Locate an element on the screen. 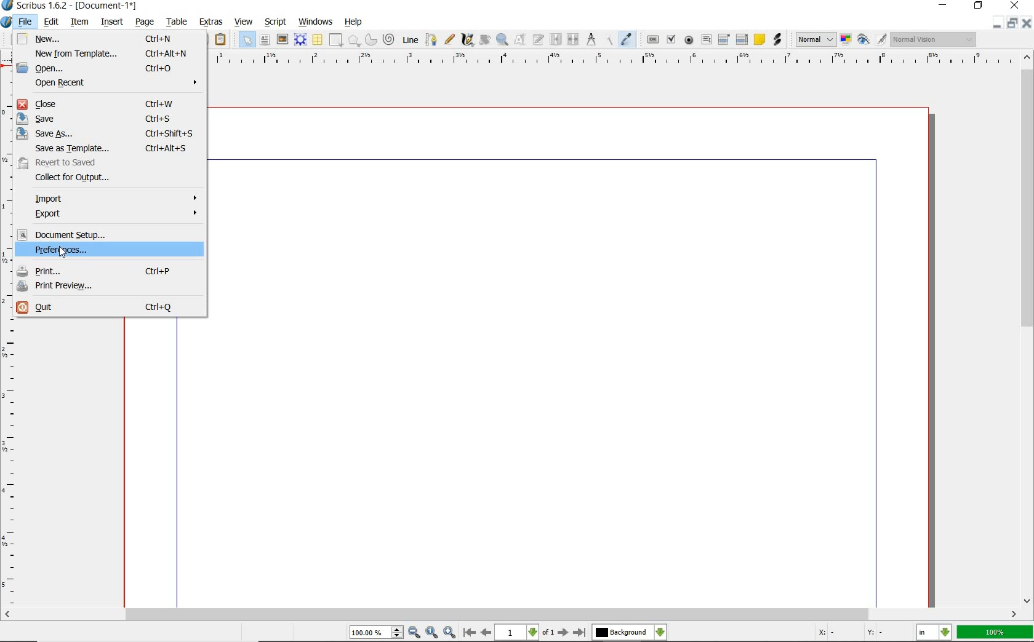 The image size is (1034, 642). export is located at coordinates (116, 215).